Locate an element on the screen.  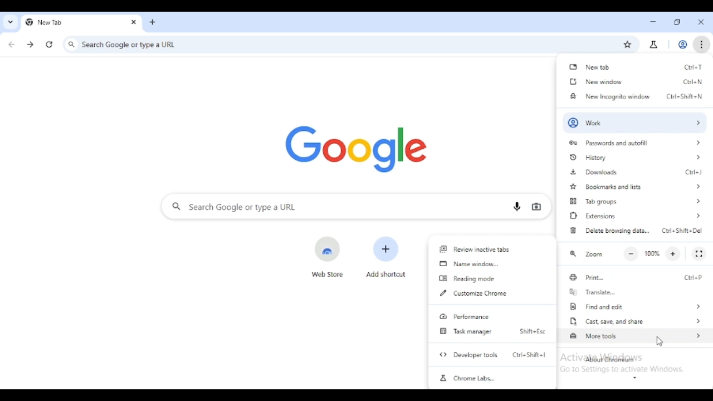
click to go forward is located at coordinates (30, 45).